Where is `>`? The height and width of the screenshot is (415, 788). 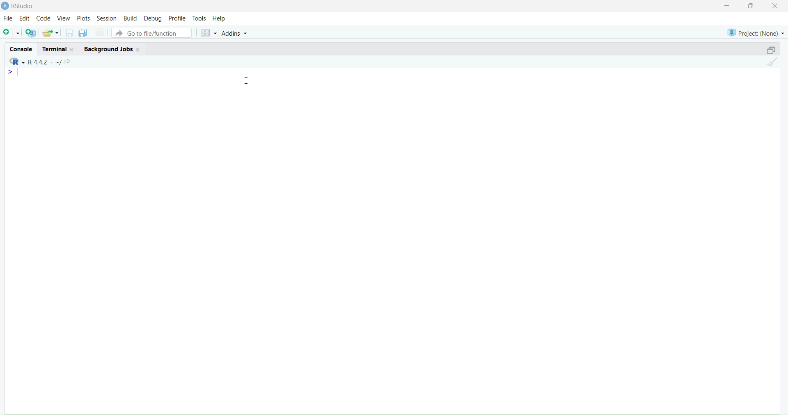
> is located at coordinates (11, 72).